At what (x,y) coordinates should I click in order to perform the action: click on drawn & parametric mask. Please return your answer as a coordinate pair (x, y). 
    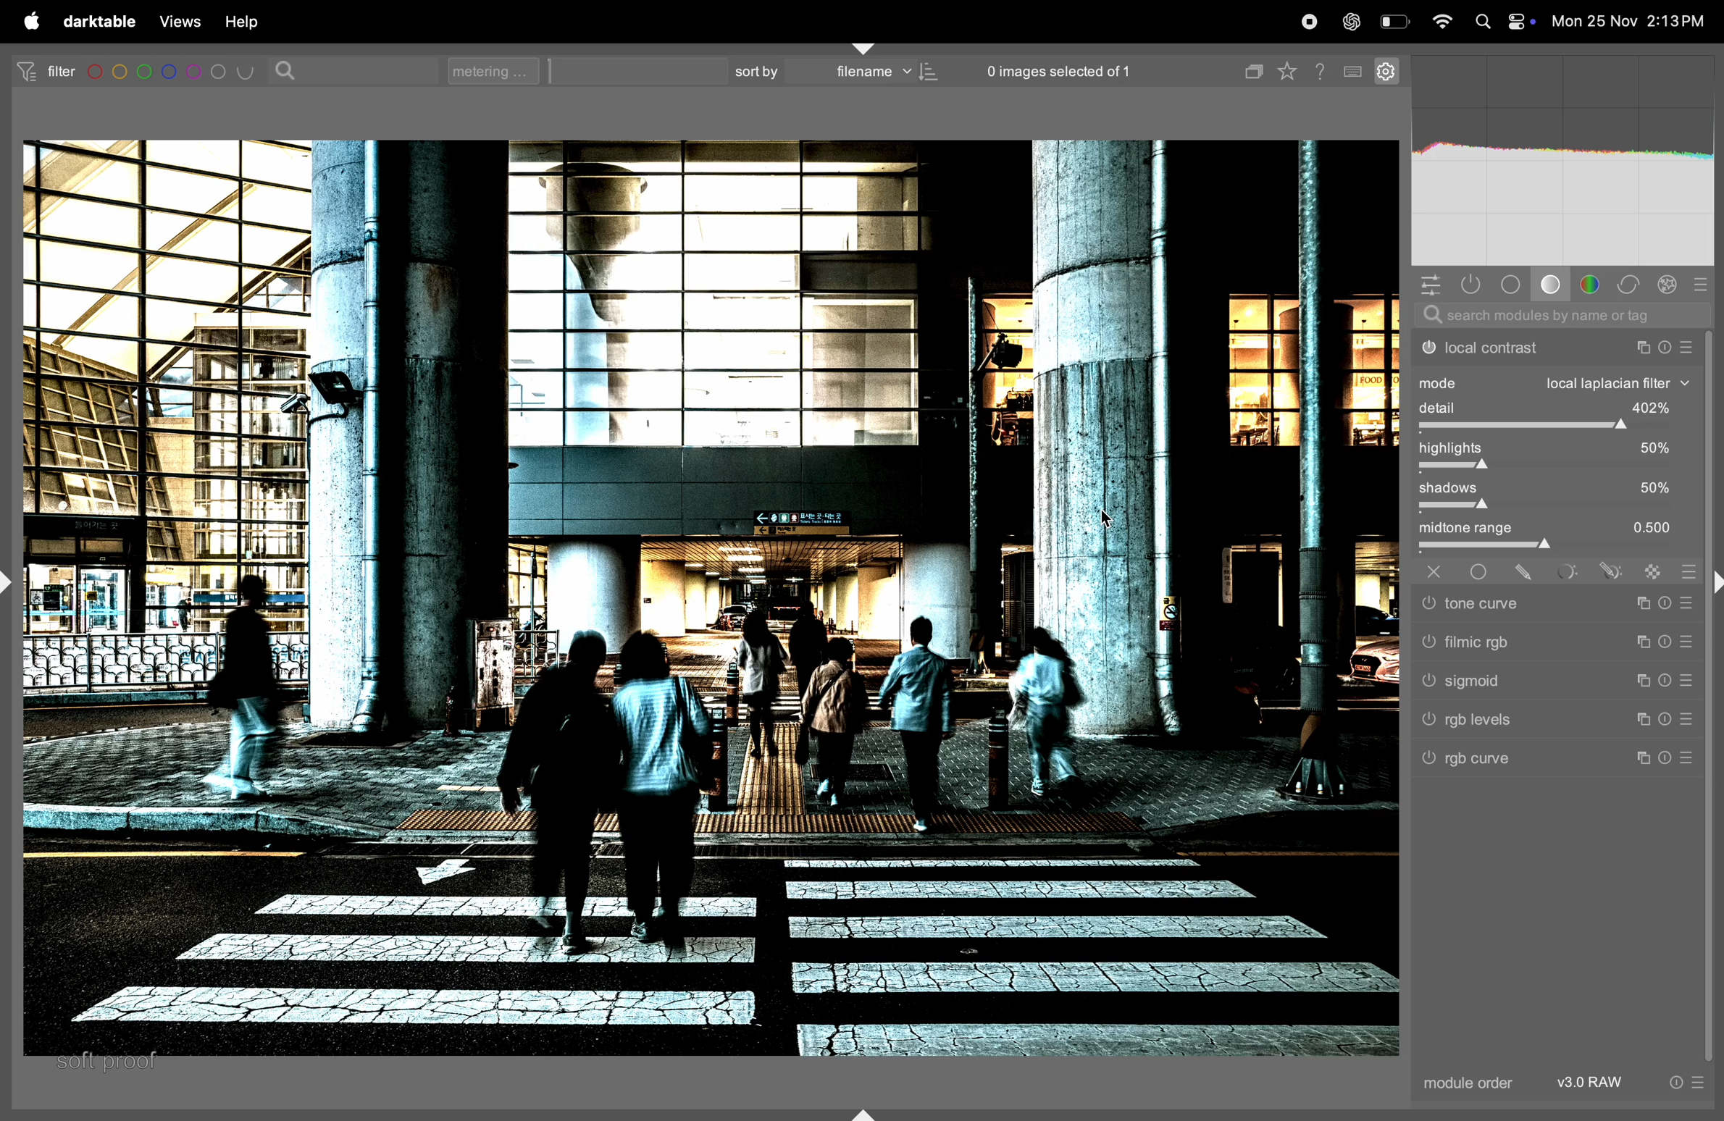
    Looking at the image, I should click on (1610, 573).